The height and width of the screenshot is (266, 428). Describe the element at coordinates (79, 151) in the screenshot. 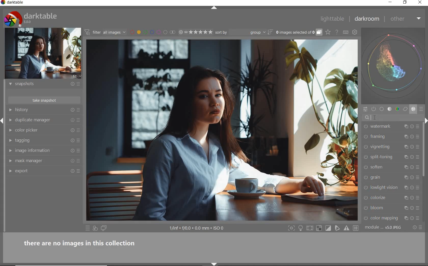

I see `preset and preferences` at that location.